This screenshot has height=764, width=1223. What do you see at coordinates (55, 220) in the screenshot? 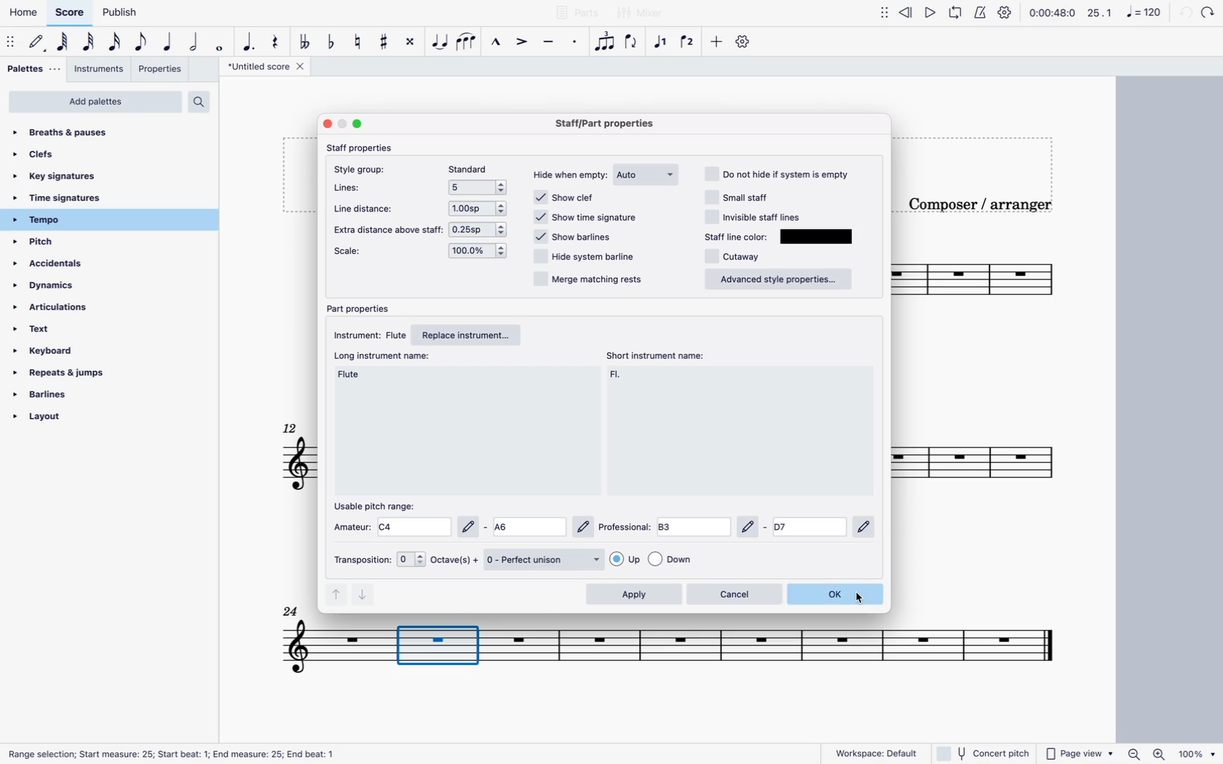
I see `tempo` at bounding box center [55, 220].